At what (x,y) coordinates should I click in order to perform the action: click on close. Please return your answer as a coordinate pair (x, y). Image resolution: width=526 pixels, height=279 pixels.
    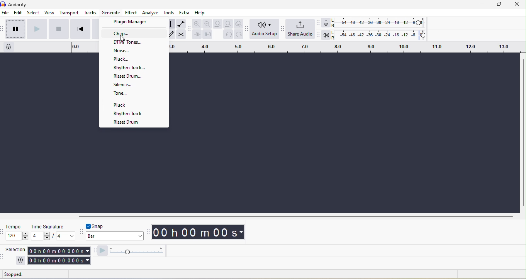
    Looking at the image, I should click on (518, 5).